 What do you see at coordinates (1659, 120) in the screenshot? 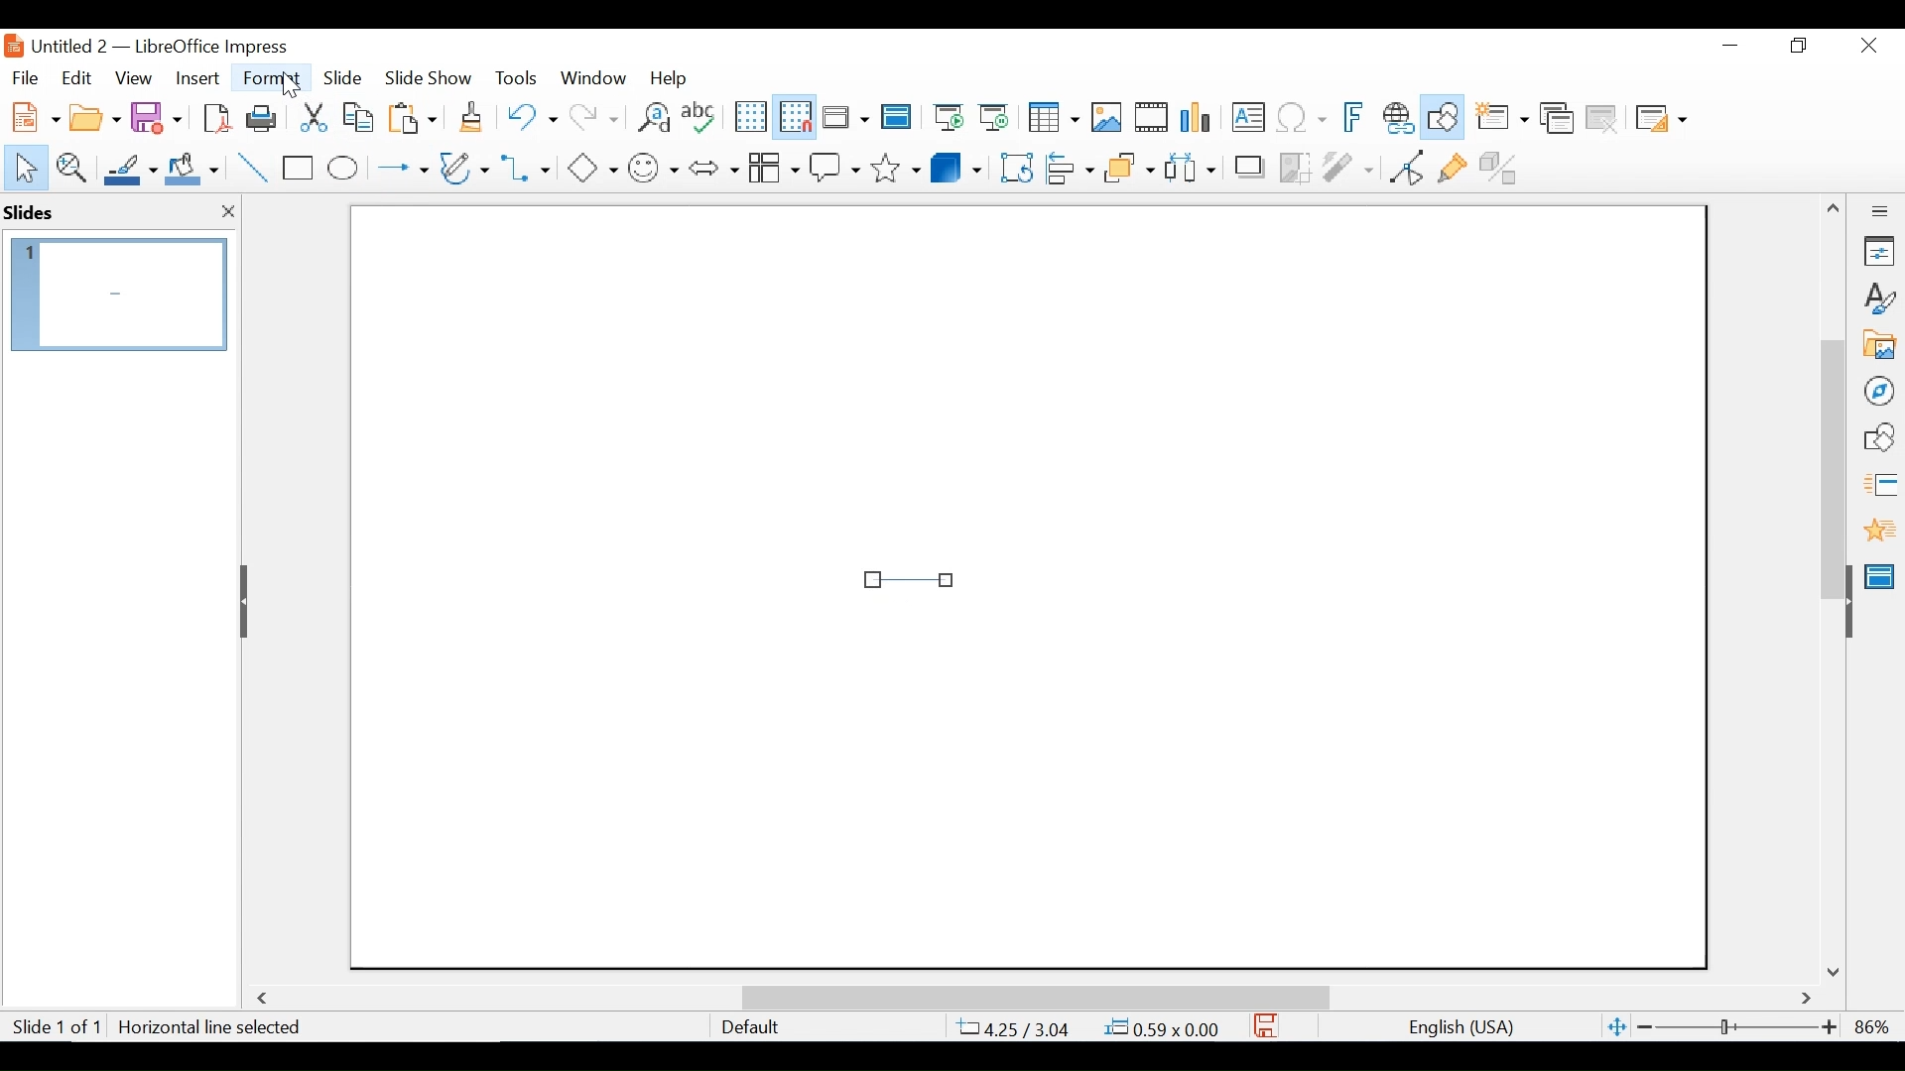
I see `Slide Layout` at bounding box center [1659, 120].